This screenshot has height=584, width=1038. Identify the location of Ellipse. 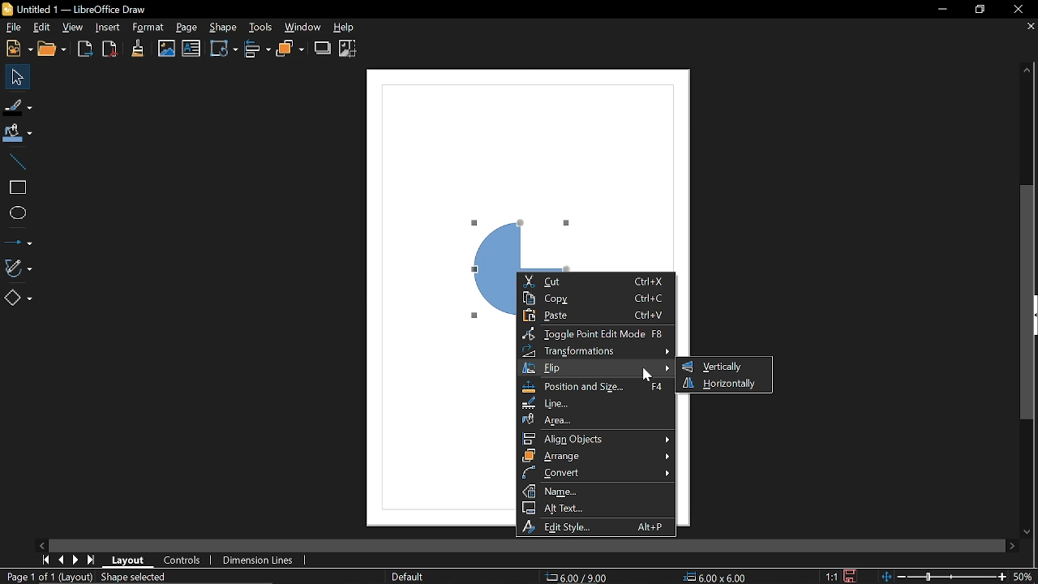
(20, 212).